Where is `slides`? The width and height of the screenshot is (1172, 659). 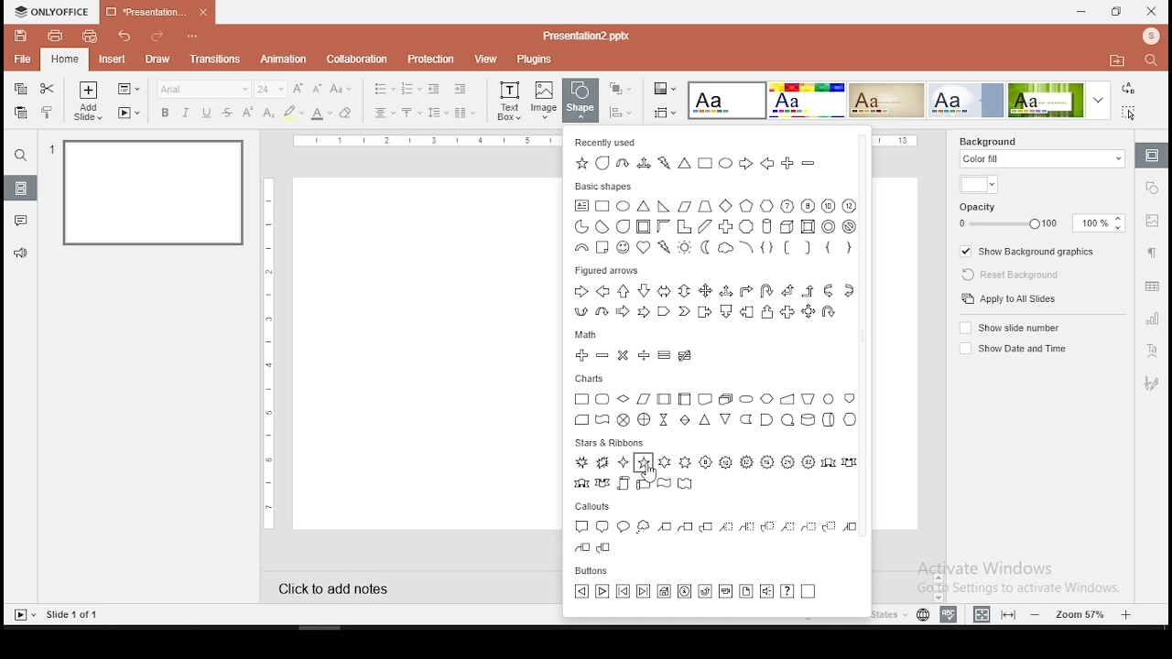
slides is located at coordinates (19, 188).